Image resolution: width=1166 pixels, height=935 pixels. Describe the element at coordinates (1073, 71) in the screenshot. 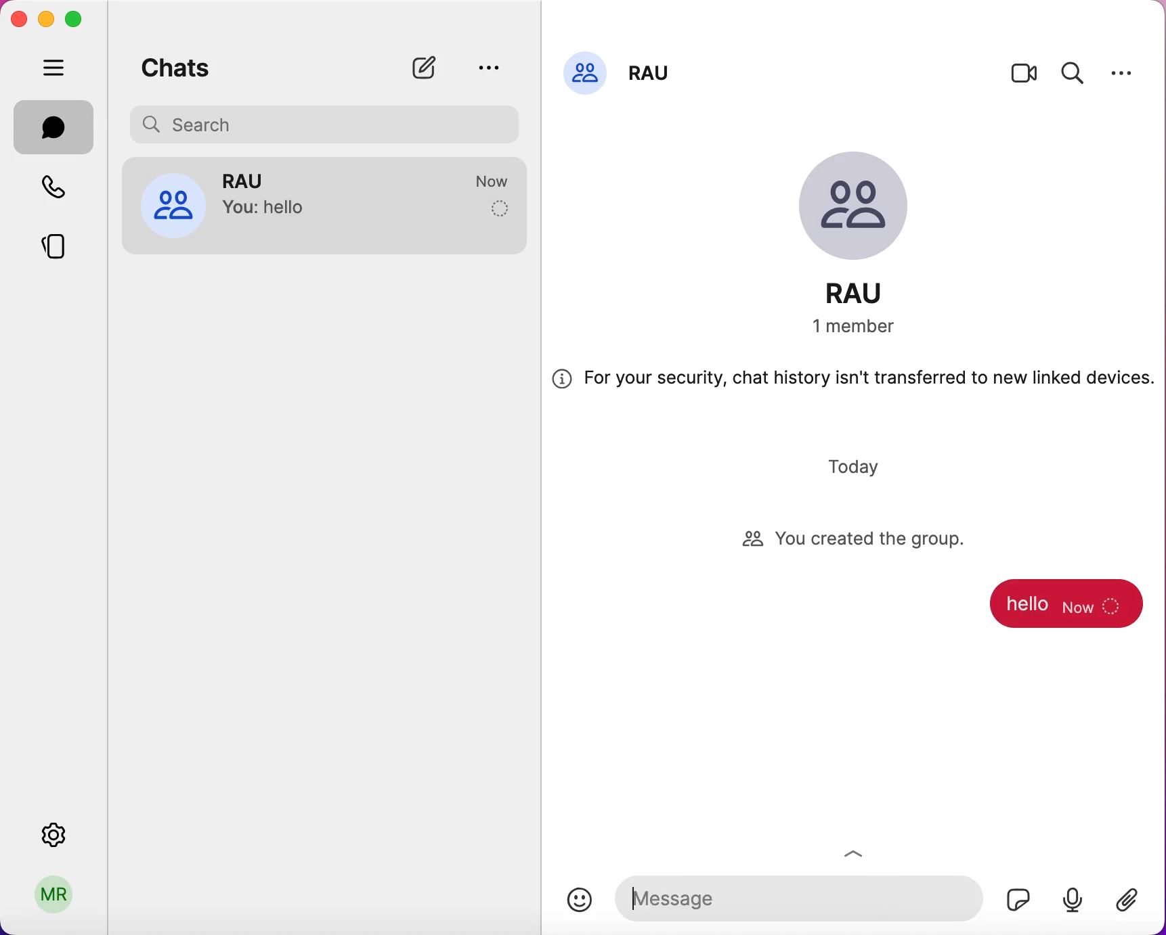

I see `search` at that location.